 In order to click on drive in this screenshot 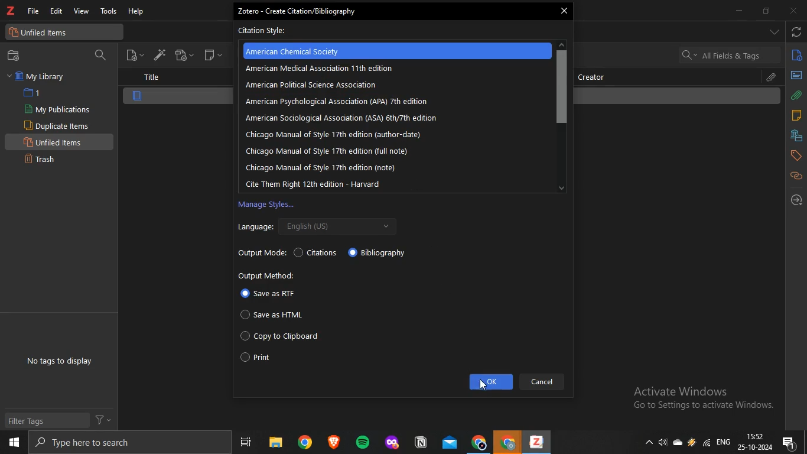, I will do `click(692, 442)`.